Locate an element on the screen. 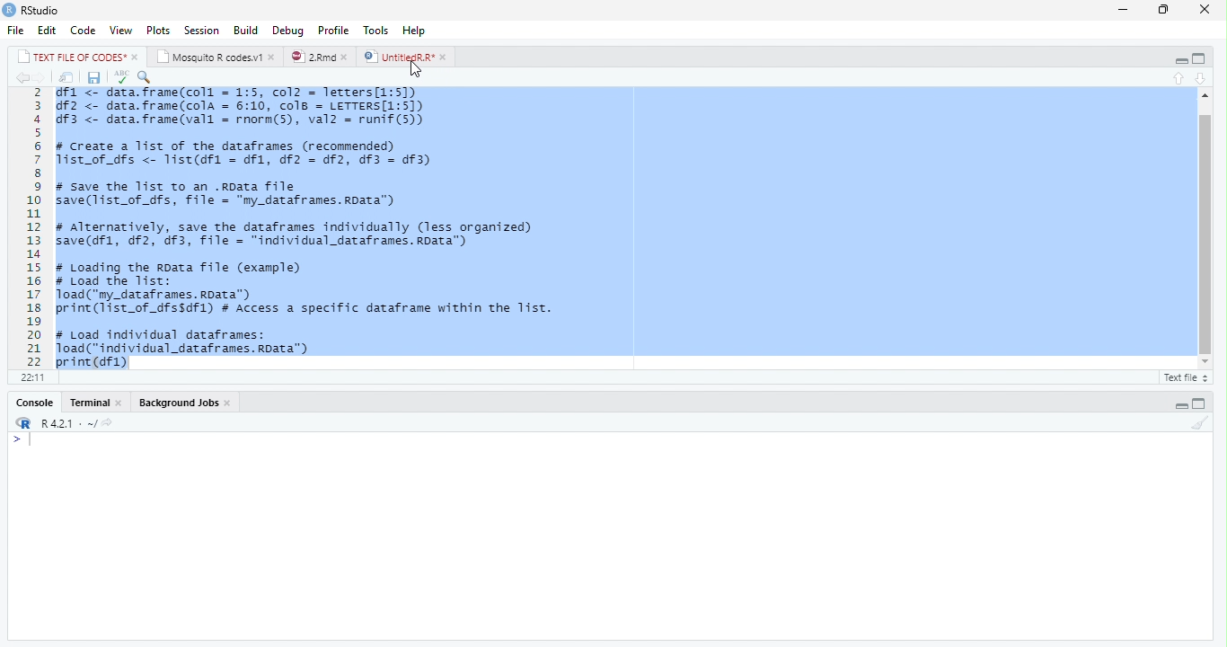  Save is located at coordinates (94, 78).